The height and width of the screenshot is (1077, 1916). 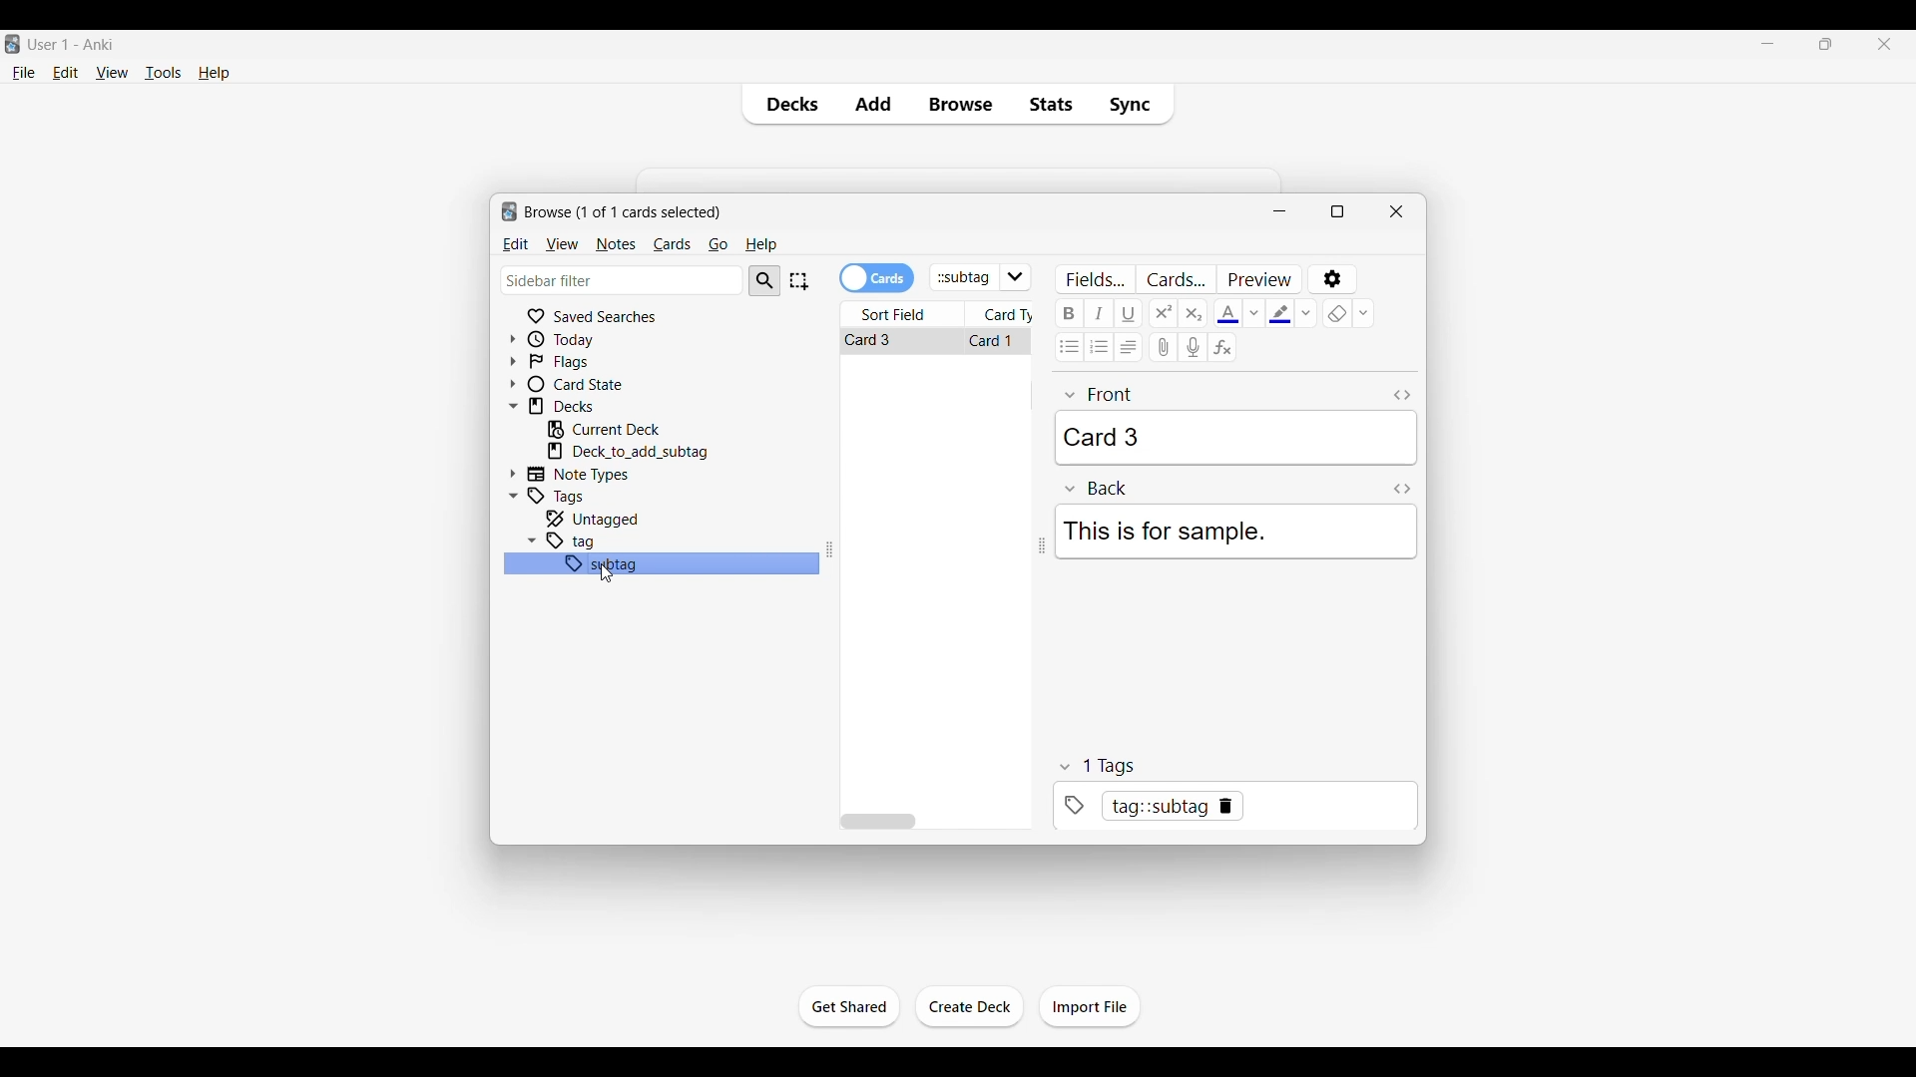 I want to click on Click to create another deck, so click(x=970, y=1006).